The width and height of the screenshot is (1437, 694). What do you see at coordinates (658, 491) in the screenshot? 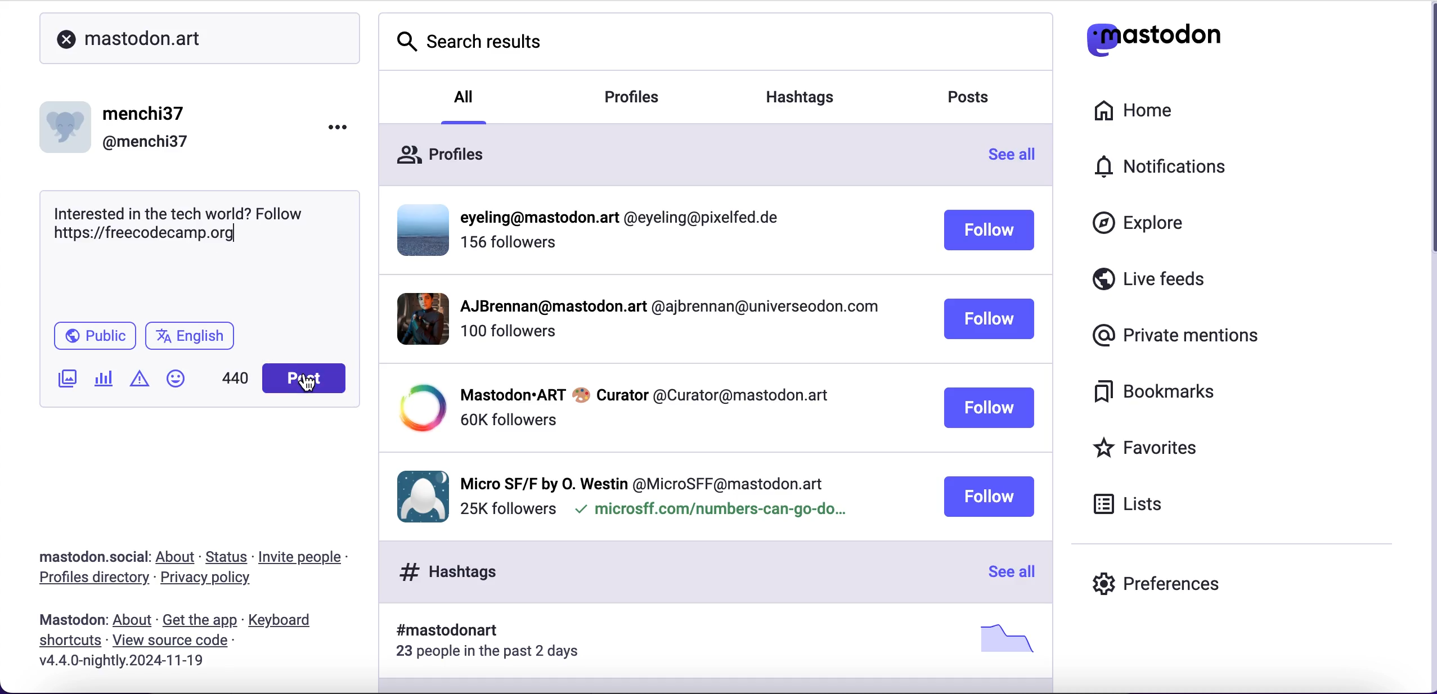
I see `user profile` at bounding box center [658, 491].